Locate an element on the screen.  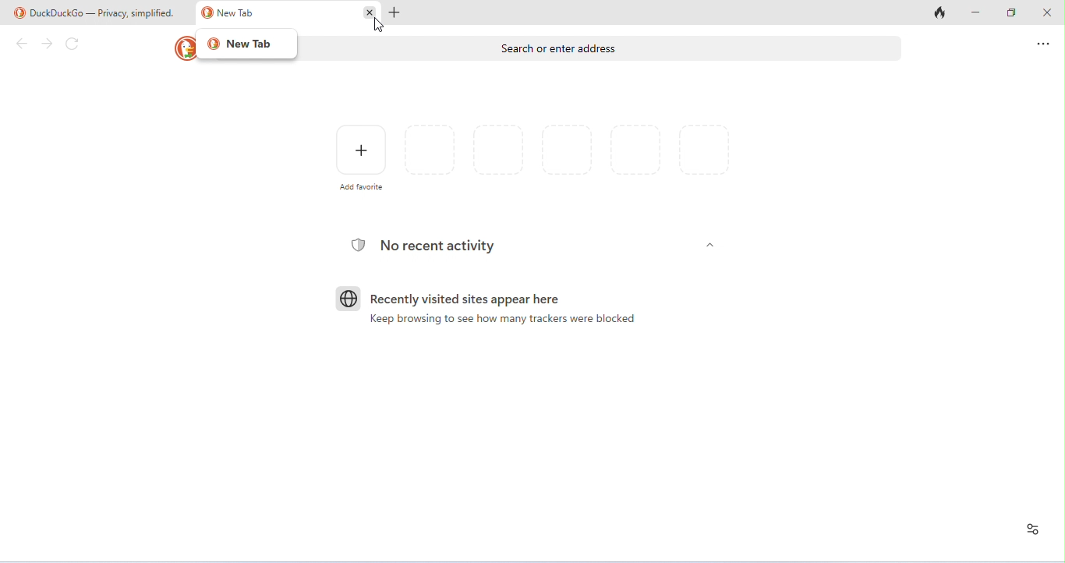
close is located at coordinates (369, 12).